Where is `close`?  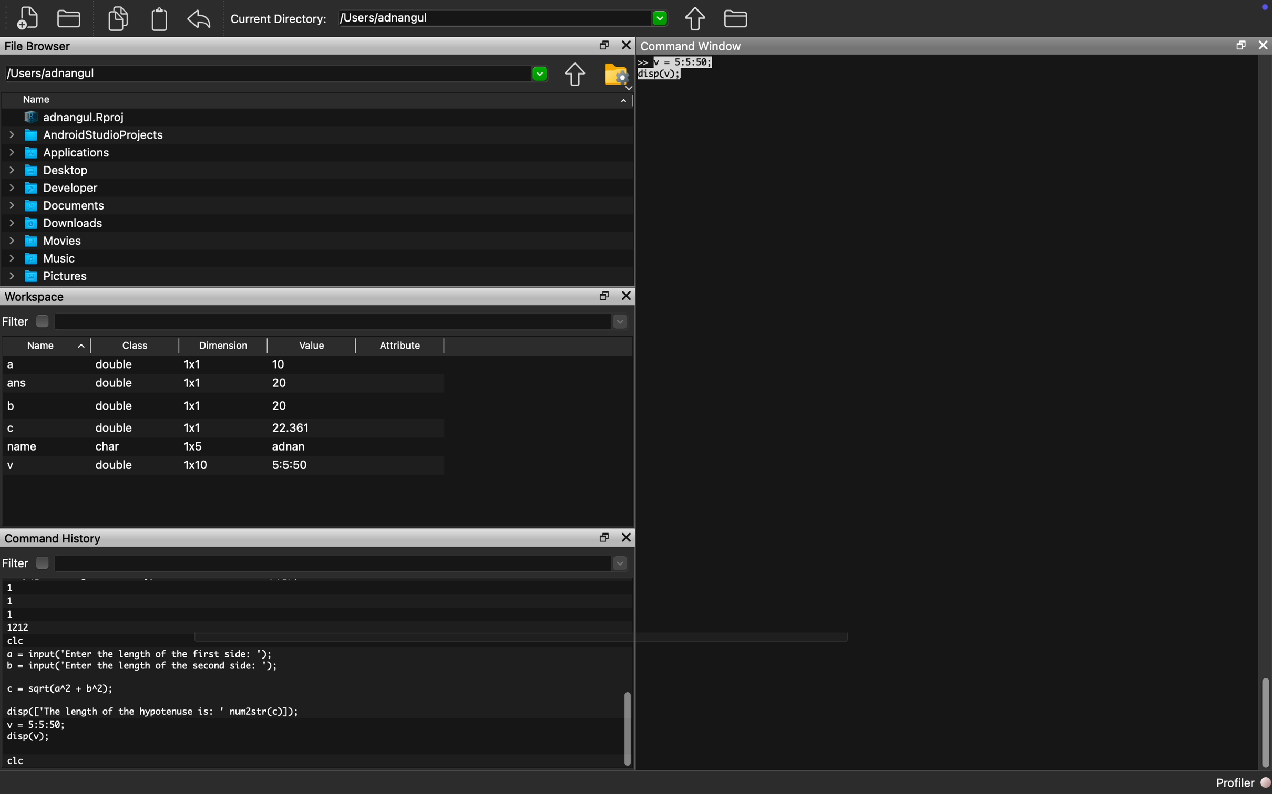 close is located at coordinates (627, 296).